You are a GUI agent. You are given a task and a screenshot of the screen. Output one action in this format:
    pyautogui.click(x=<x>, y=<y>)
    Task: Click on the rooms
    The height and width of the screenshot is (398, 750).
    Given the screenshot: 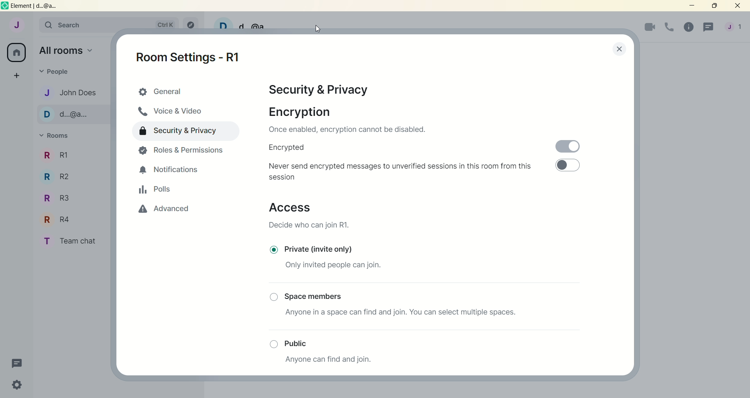 What is the action you would take?
    pyautogui.click(x=55, y=136)
    